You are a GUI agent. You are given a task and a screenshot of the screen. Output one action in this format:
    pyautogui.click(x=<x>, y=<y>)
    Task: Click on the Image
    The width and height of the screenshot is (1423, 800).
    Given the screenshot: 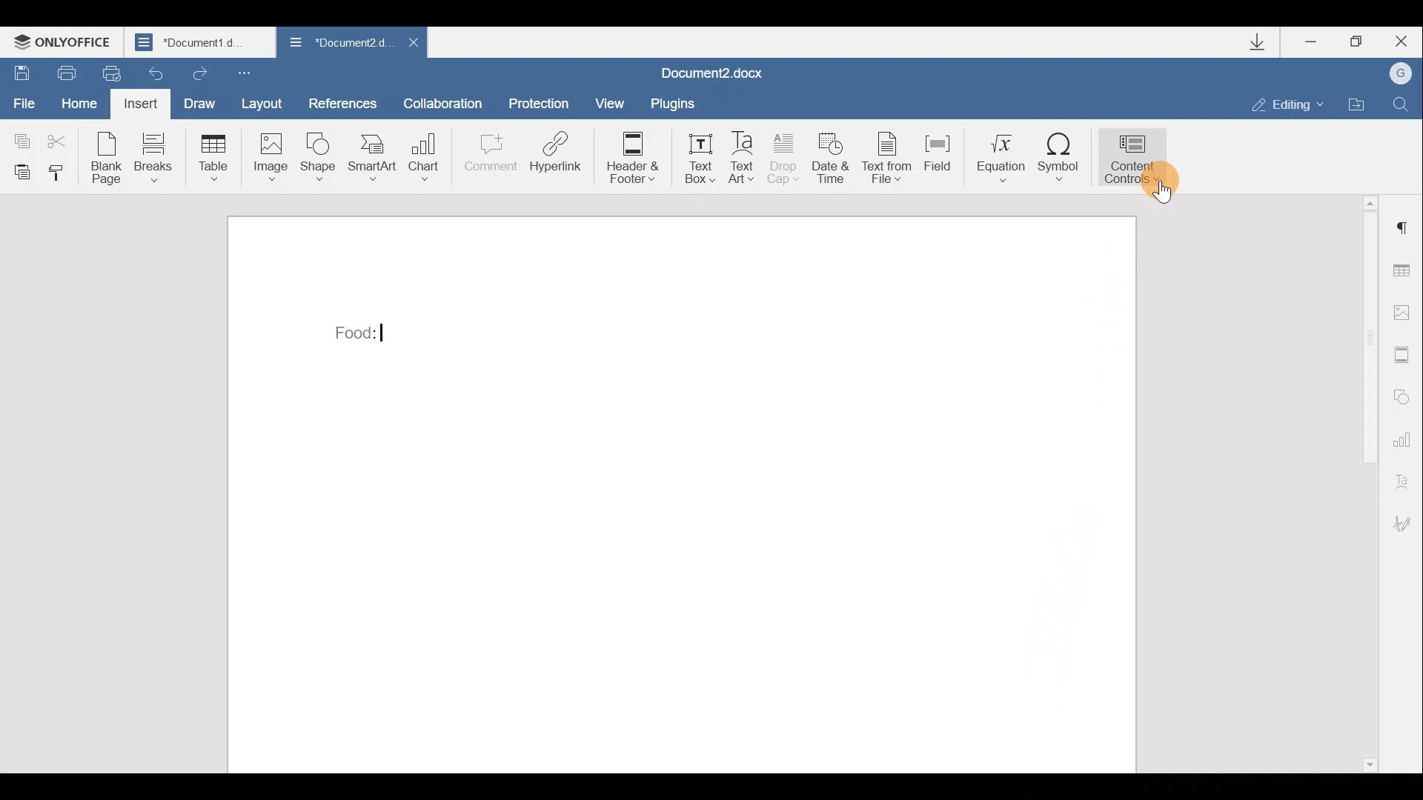 What is the action you would take?
    pyautogui.click(x=270, y=159)
    